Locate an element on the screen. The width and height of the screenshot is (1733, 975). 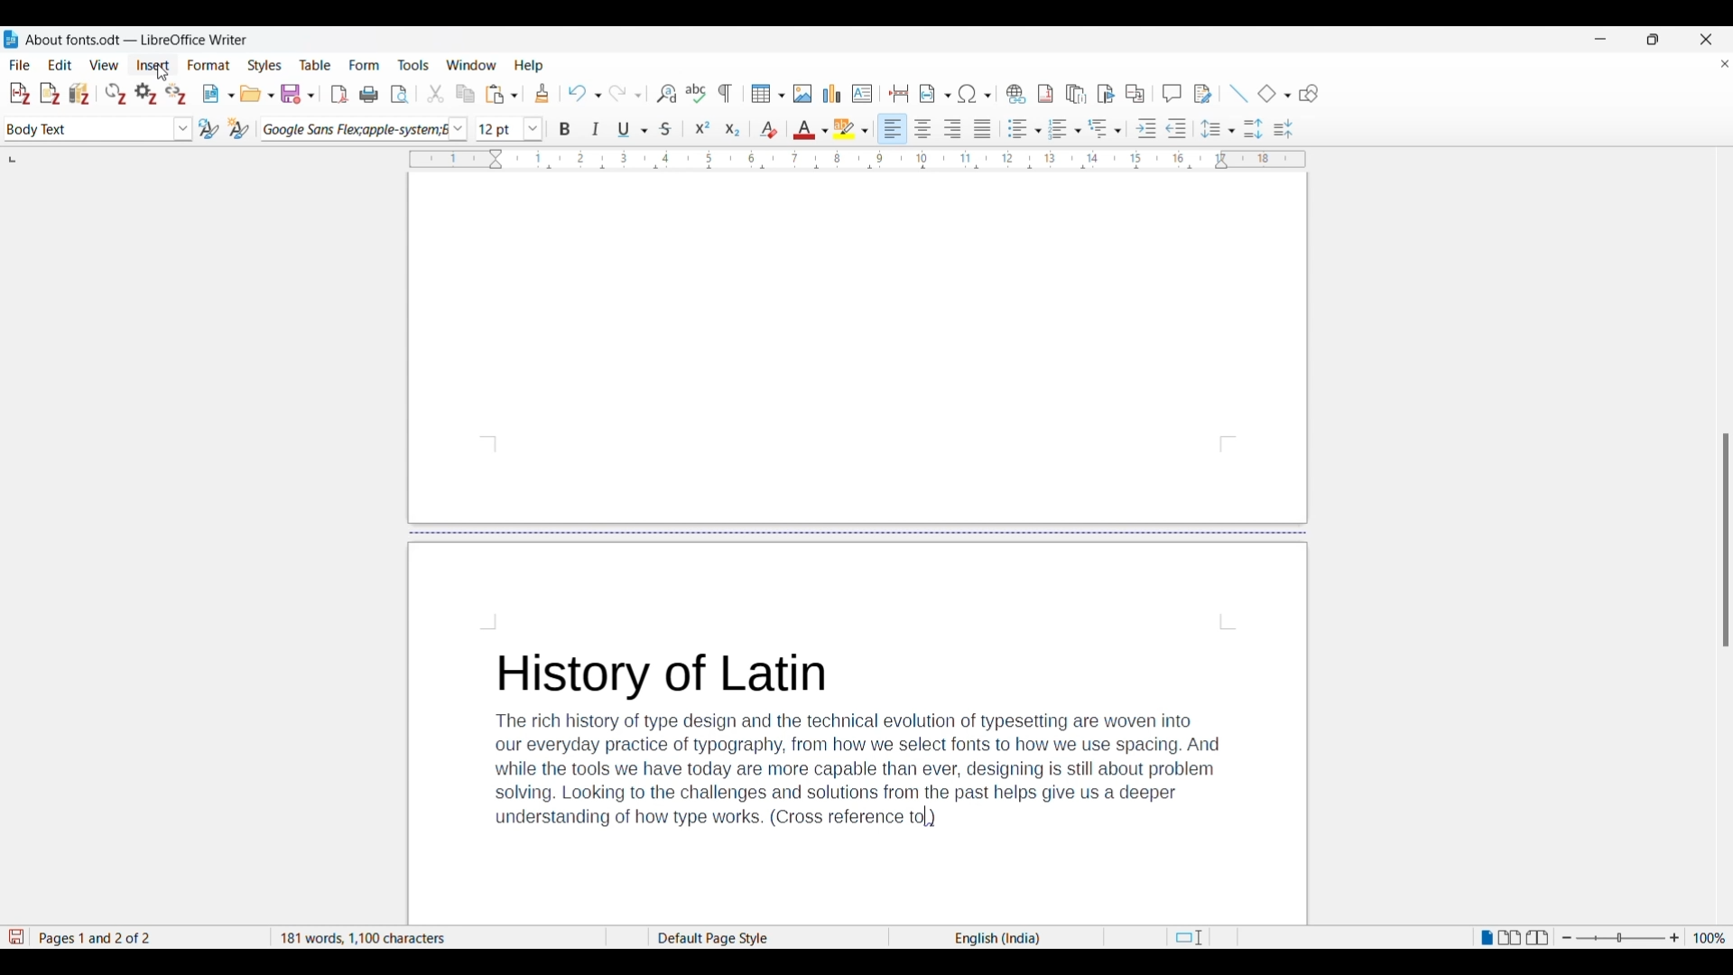
Zoom in is located at coordinates (1675, 939).